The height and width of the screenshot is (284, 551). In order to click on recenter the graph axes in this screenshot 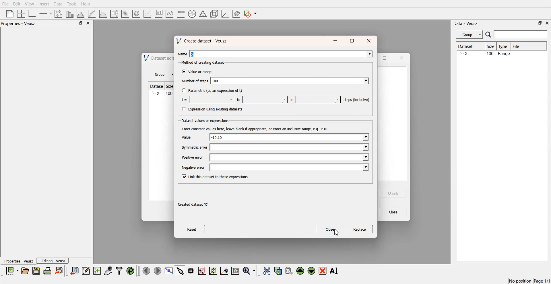, I will do `click(224, 271)`.